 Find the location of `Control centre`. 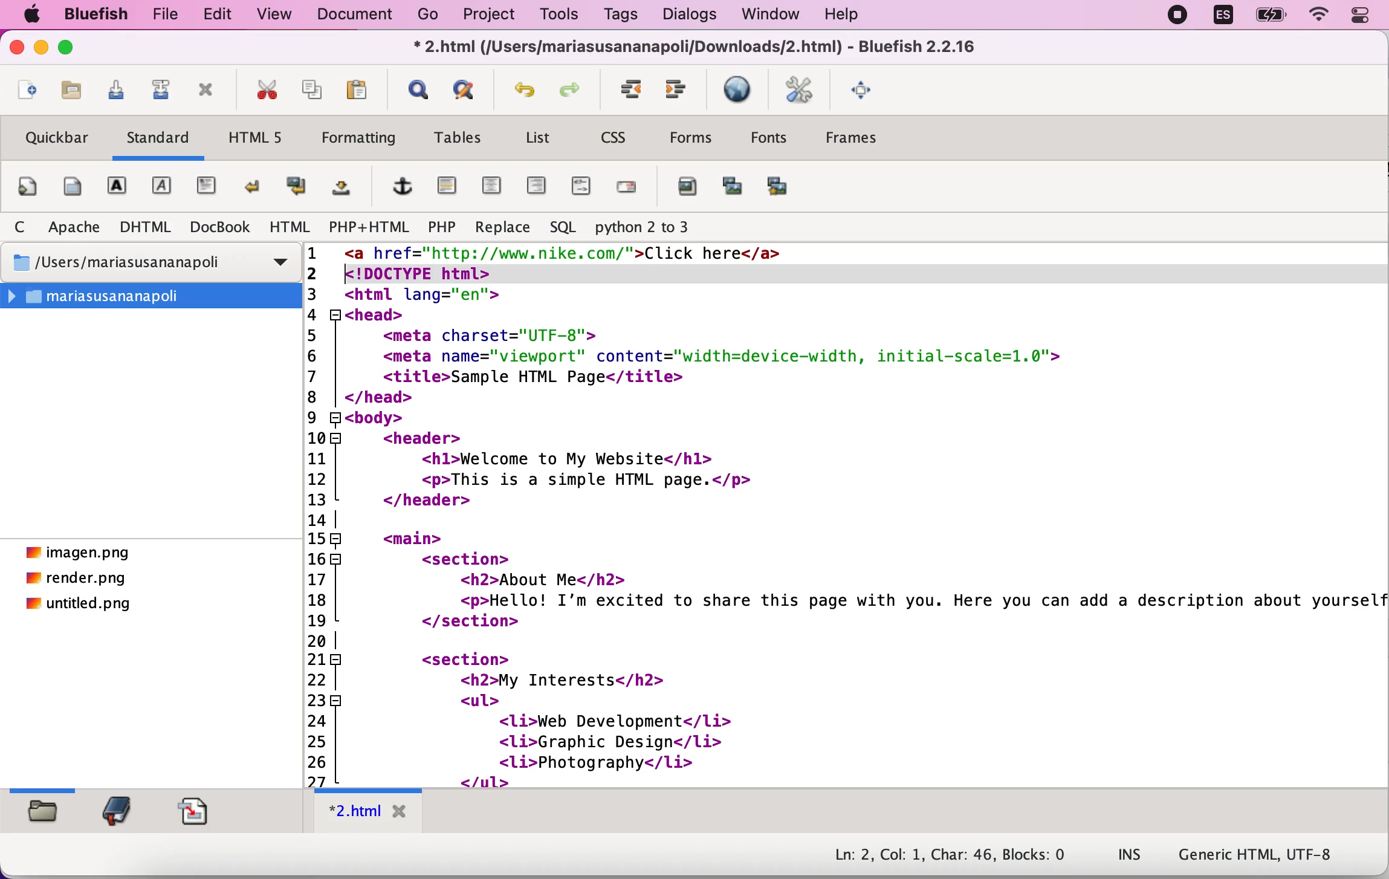

Control centre is located at coordinates (1361, 16).